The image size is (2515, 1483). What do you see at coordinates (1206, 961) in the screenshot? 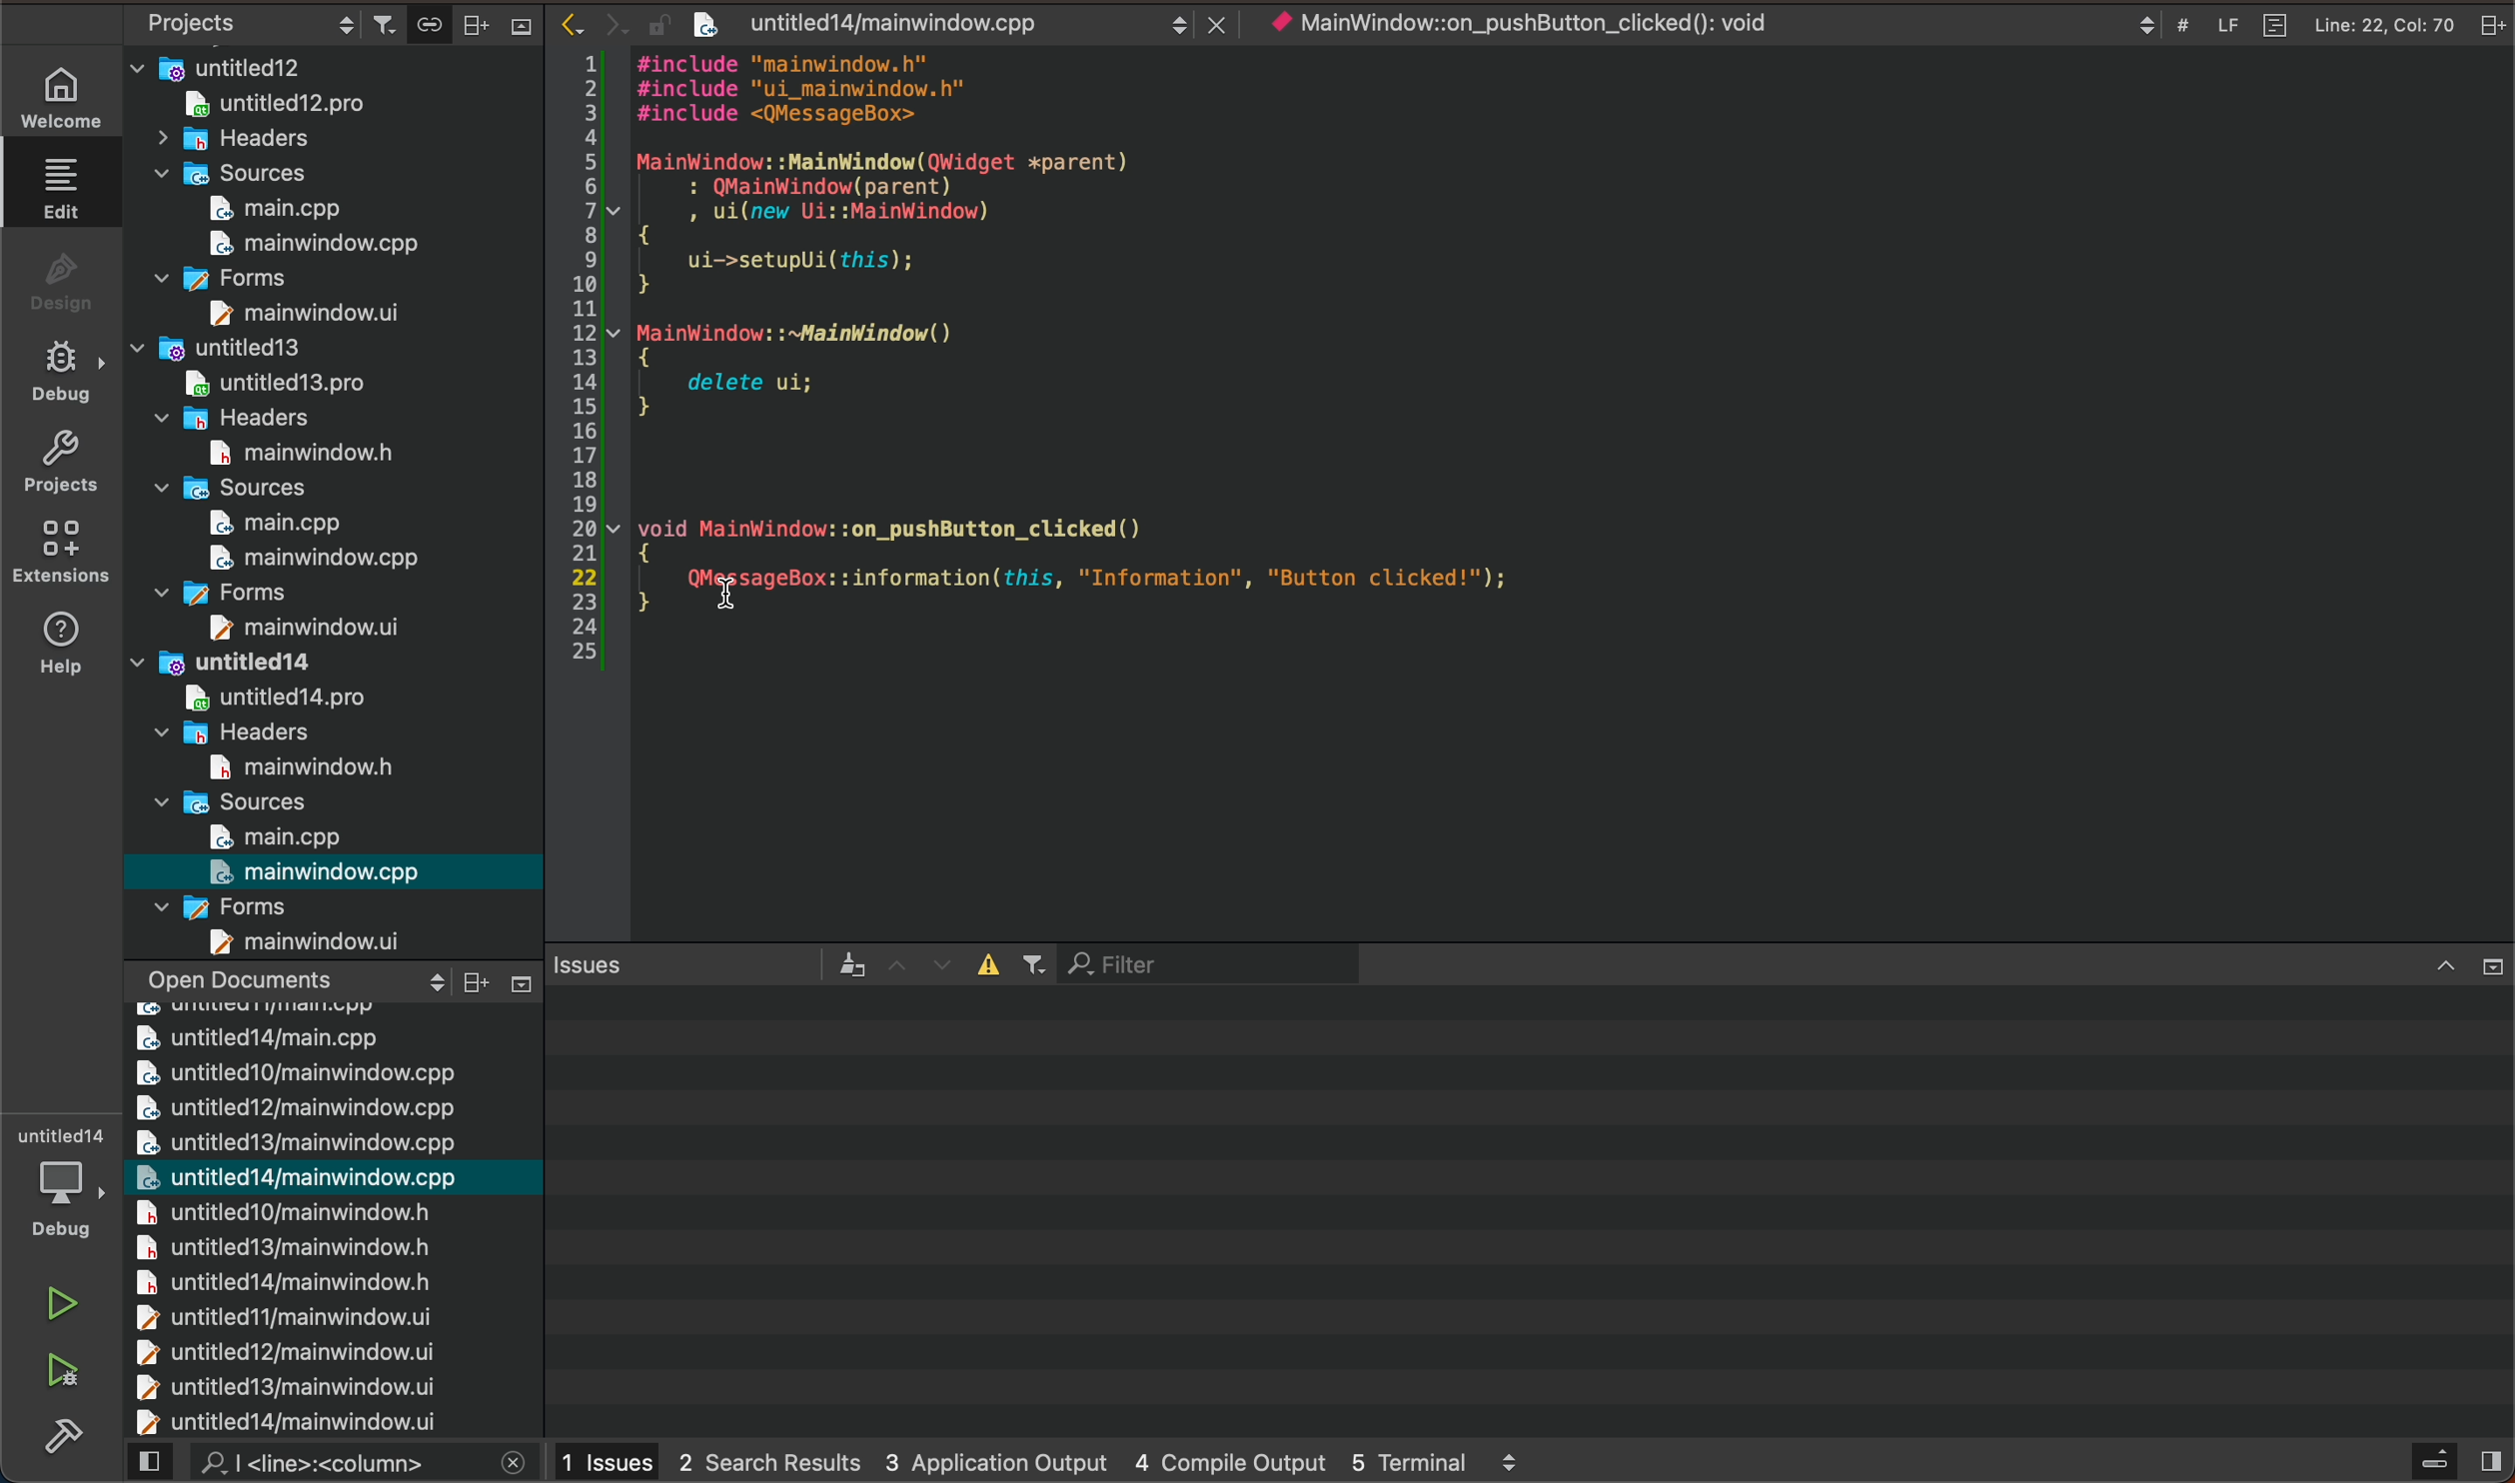
I see `filter` at bounding box center [1206, 961].